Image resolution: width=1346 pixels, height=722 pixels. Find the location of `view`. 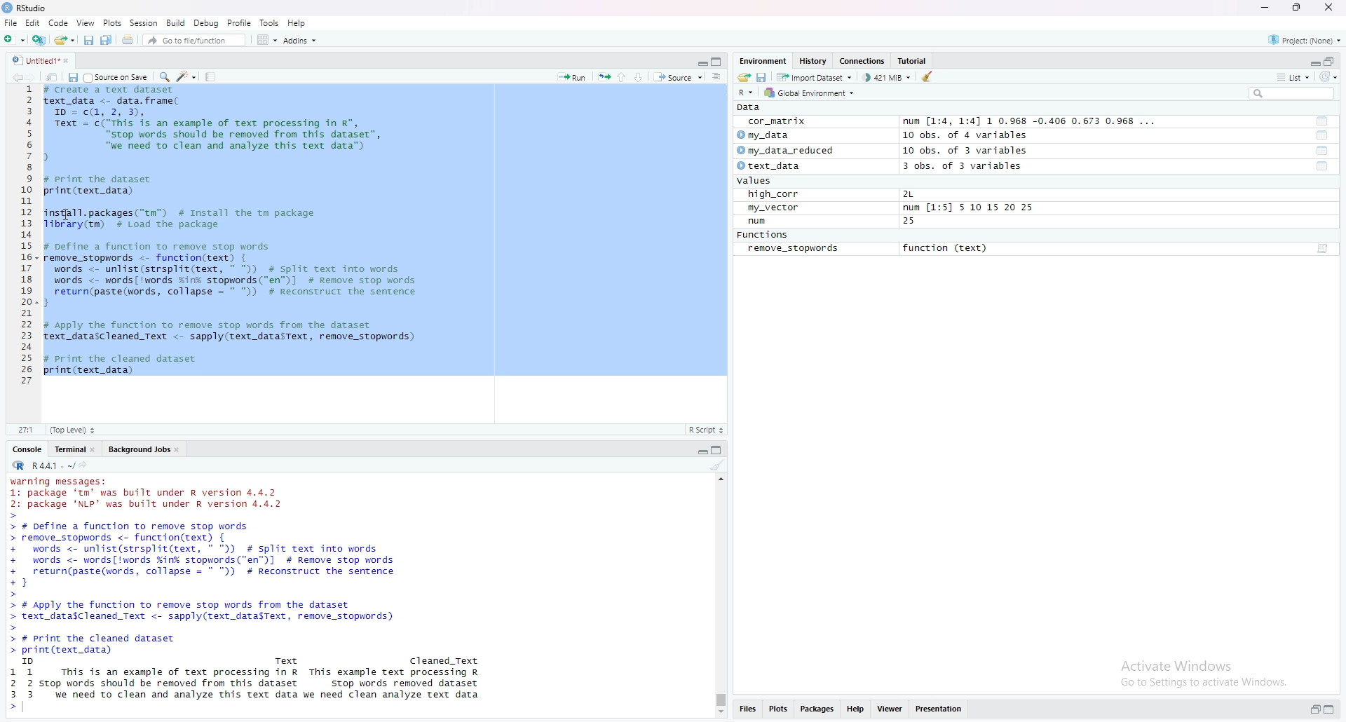

view is located at coordinates (86, 23).